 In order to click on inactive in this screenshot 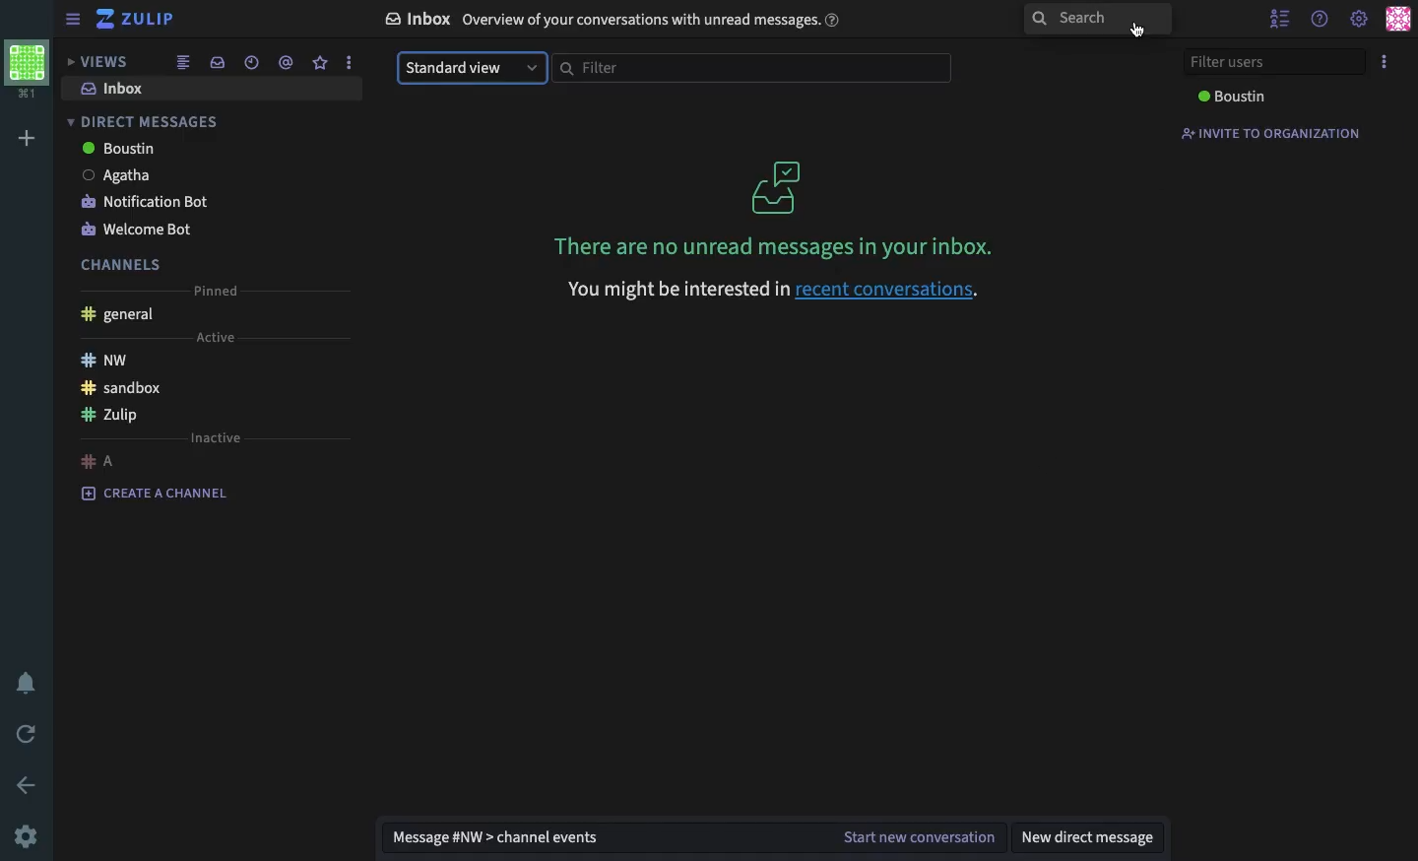, I will do `click(217, 436)`.